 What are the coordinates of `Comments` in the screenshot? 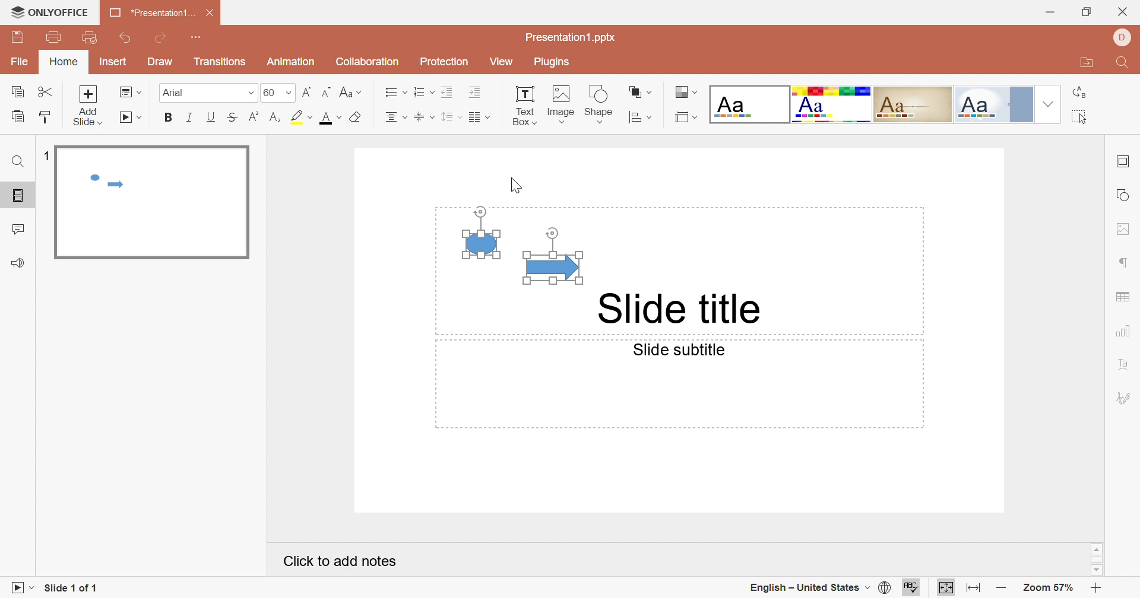 It's located at (20, 230).